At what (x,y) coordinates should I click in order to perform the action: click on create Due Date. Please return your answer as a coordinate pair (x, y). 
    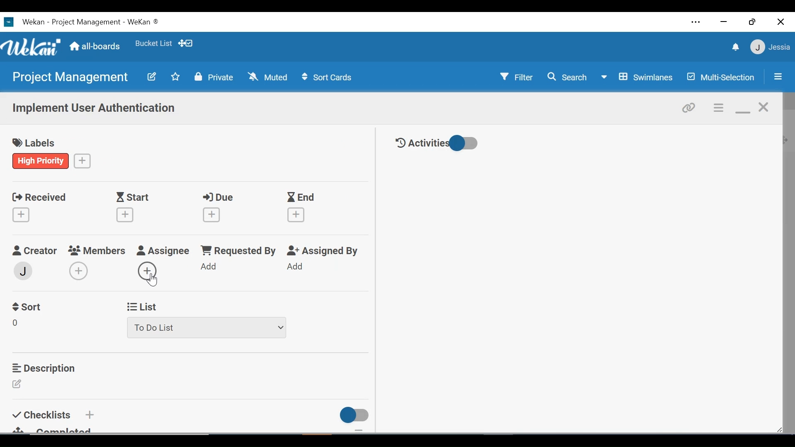
    Looking at the image, I should click on (212, 215).